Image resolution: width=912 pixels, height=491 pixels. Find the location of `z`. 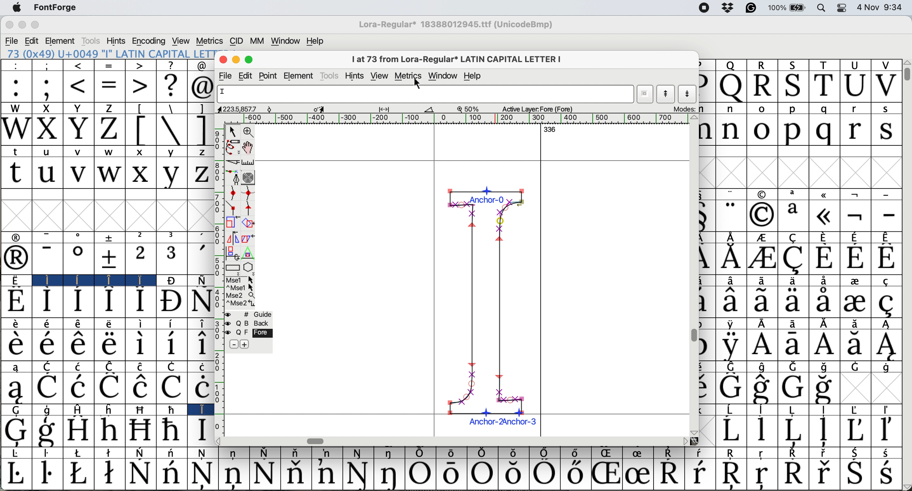

z is located at coordinates (200, 153).